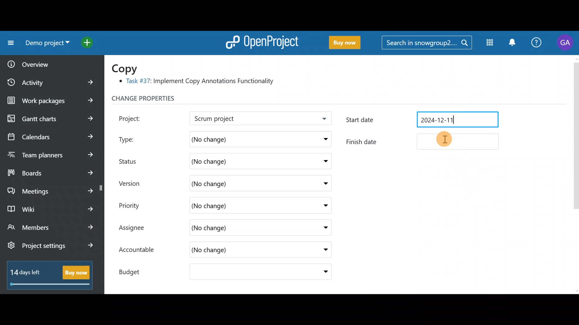 The image size is (579, 325). Describe the element at coordinates (133, 138) in the screenshot. I see `Type` at that location.